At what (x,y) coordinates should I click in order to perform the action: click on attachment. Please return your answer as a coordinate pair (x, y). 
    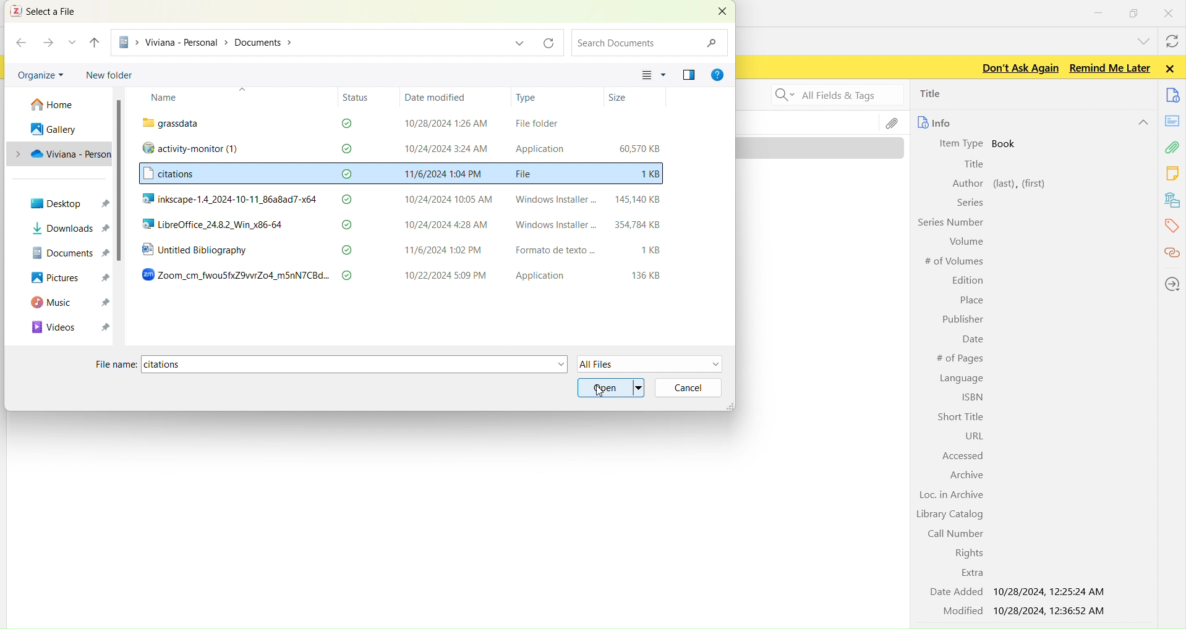
    Looking at the image, I should click on (1174, 147).